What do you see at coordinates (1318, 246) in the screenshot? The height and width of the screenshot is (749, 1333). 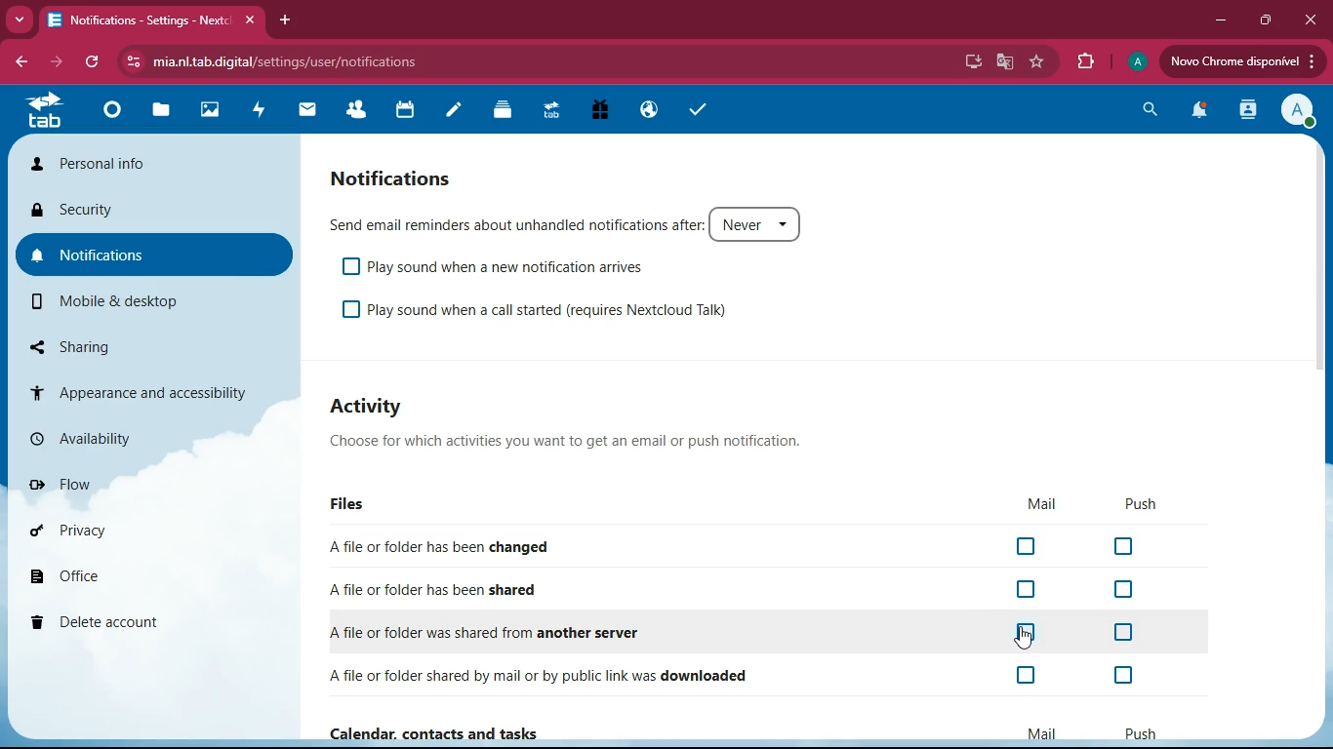 I see `scroll bar` at bounding box center [1318, 246].